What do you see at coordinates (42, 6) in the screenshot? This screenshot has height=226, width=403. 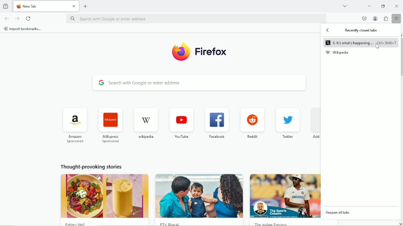 I see `New Tab` at bounding box center [42, 6].